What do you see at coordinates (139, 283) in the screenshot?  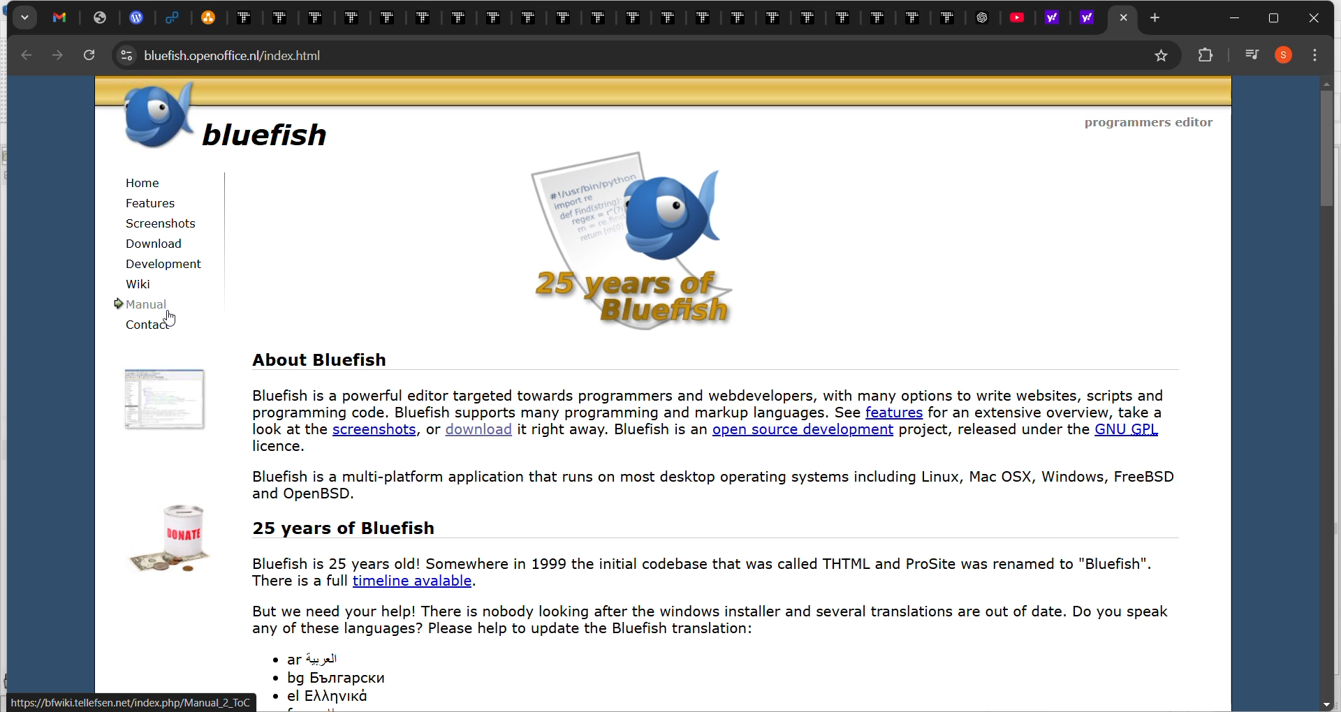 I see `wiki` at bounding box center [139, 283].